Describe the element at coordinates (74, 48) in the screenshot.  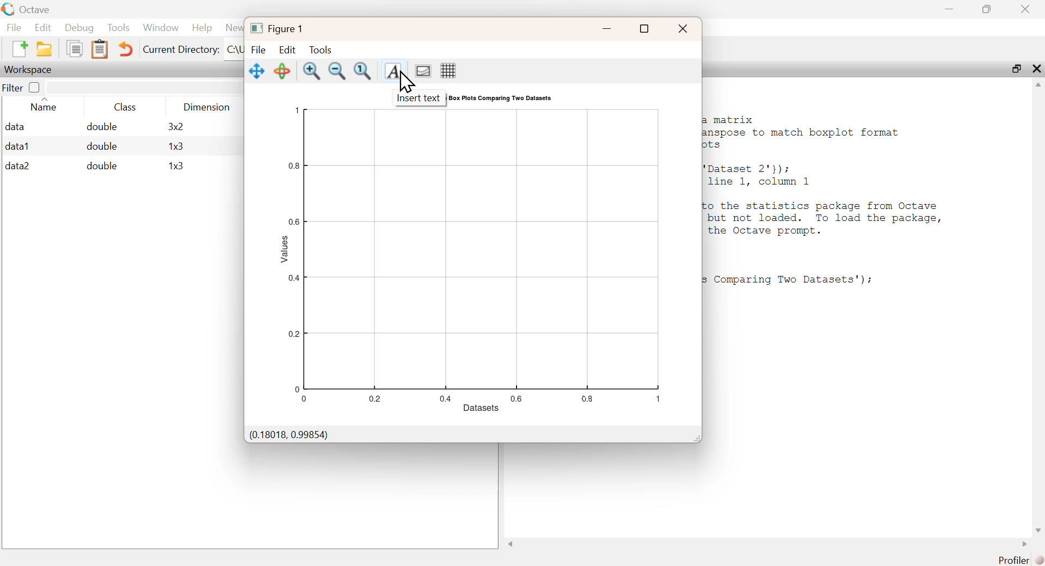
I see `Duplicate` at that location.